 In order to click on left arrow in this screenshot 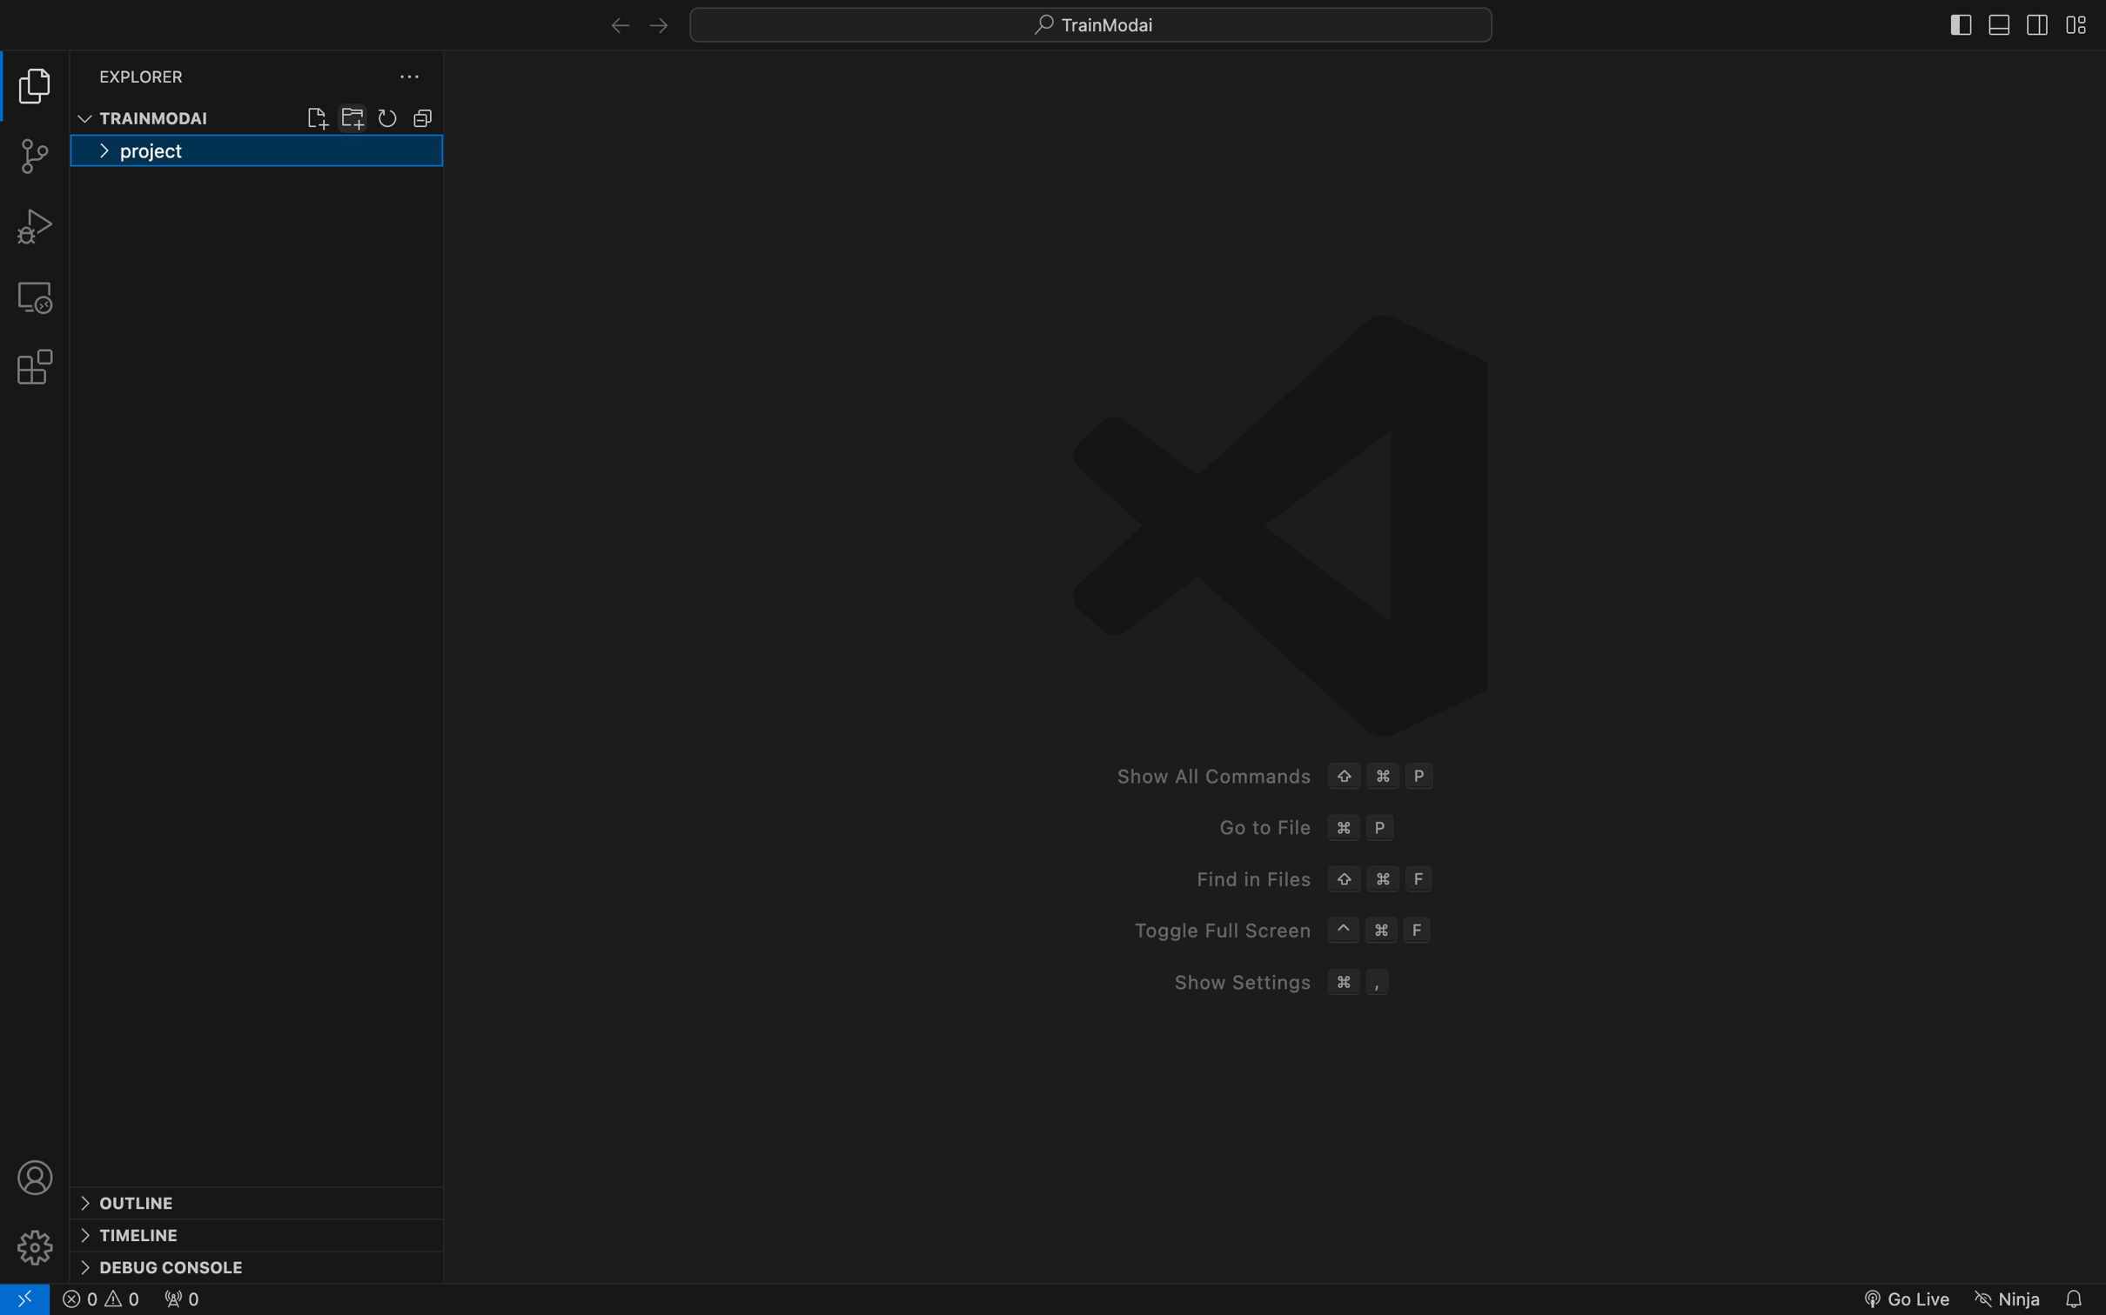, I will do `click(652, 25)`.